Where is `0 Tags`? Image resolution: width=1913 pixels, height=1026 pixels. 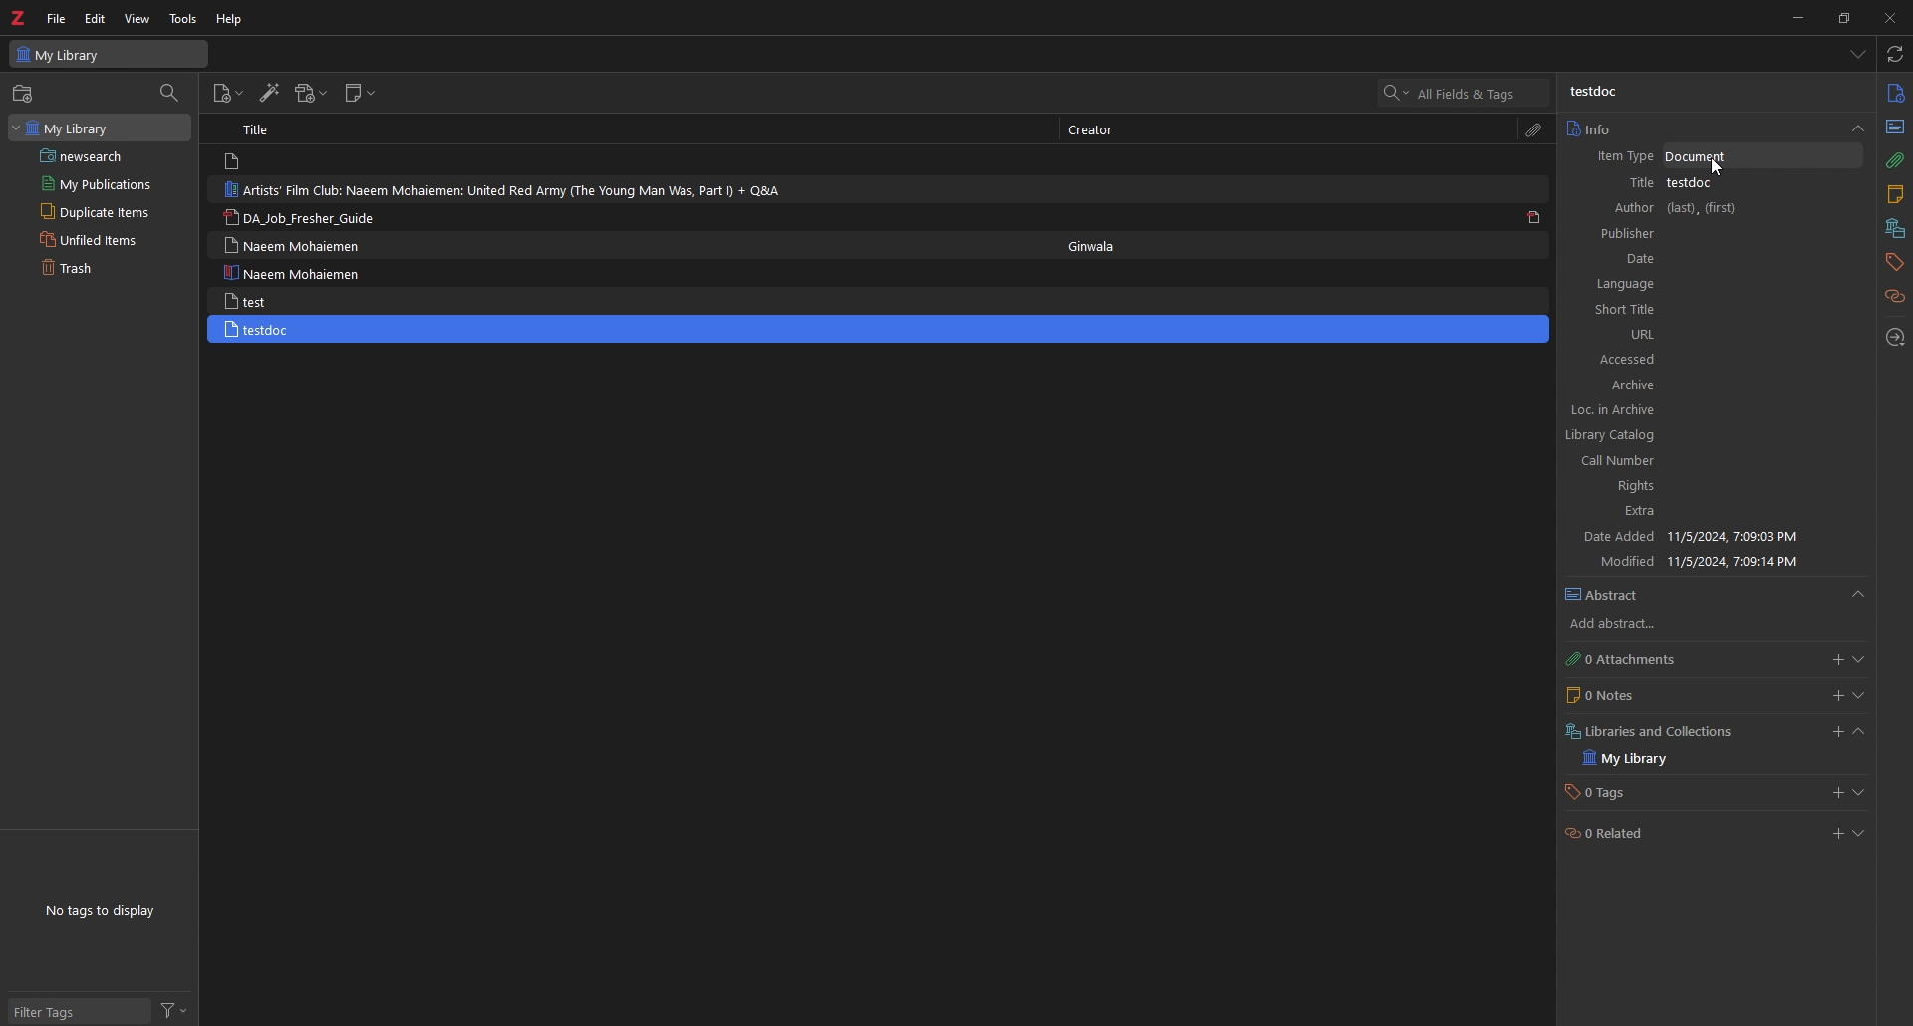
0 Tags is located at coordinates (1607, 793).